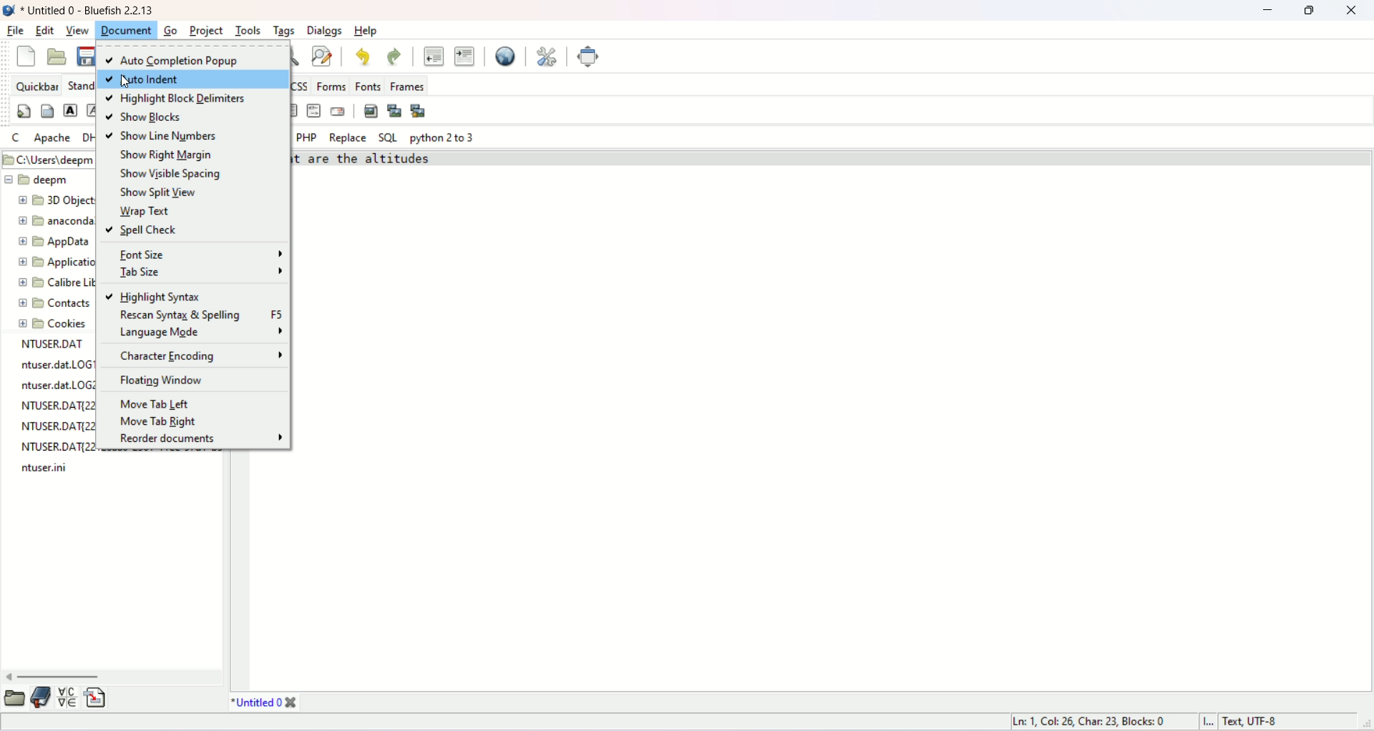 This screenshot has height=731, width=1374. I want to click on show right margin, so click(162, 154).